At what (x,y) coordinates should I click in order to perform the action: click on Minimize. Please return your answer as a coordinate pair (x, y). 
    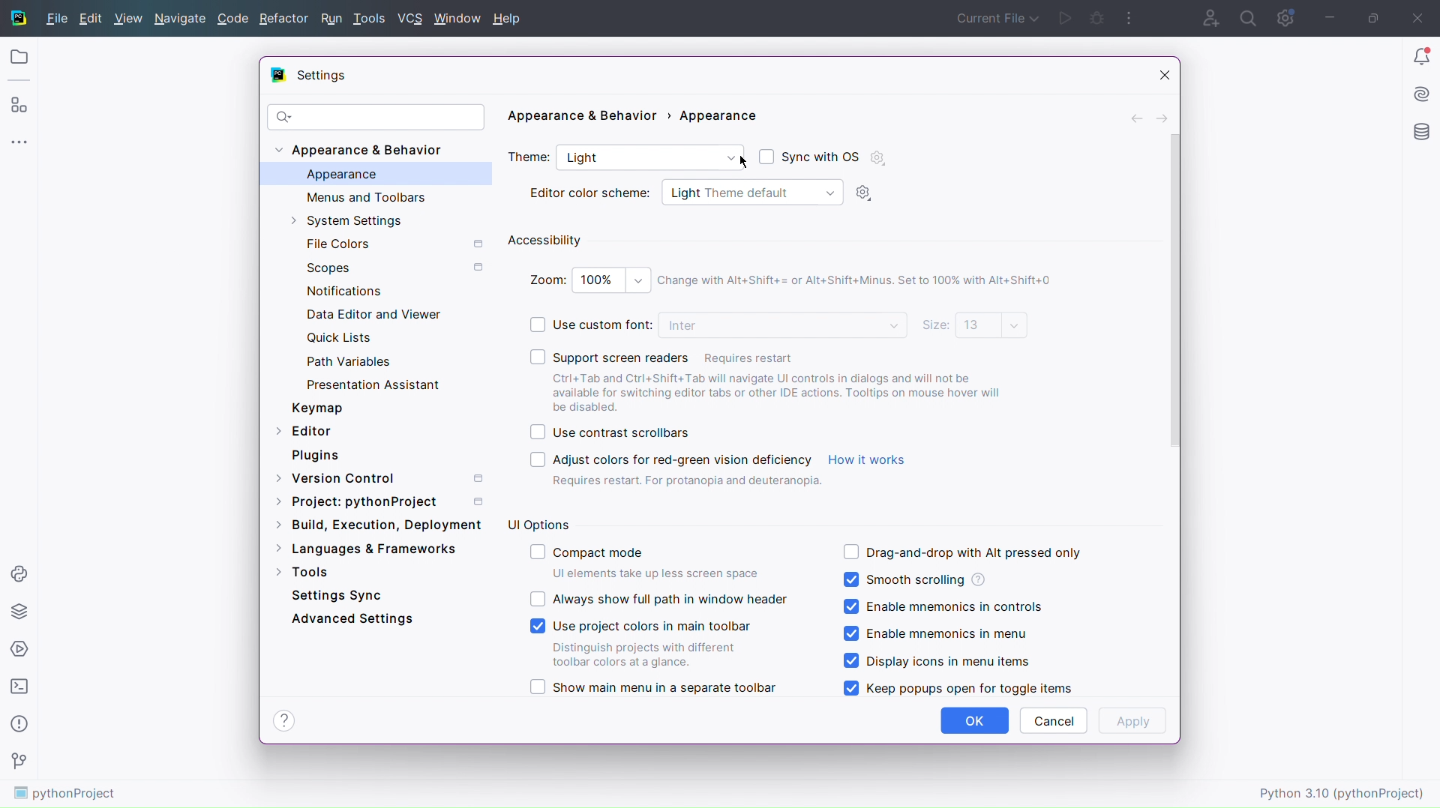
    Looking at the image, I should click on (1327, 17).